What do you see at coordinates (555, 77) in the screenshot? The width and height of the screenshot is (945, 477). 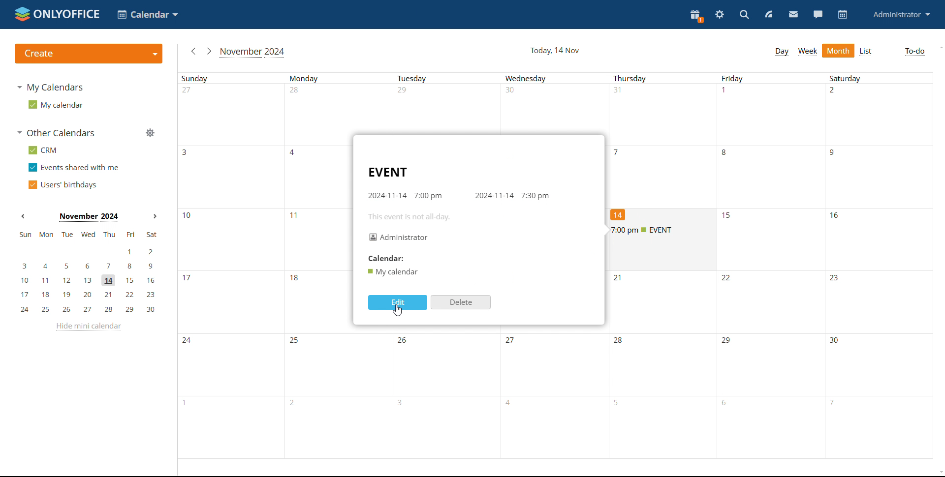 I see `week days` at bounding box center [555, 77].